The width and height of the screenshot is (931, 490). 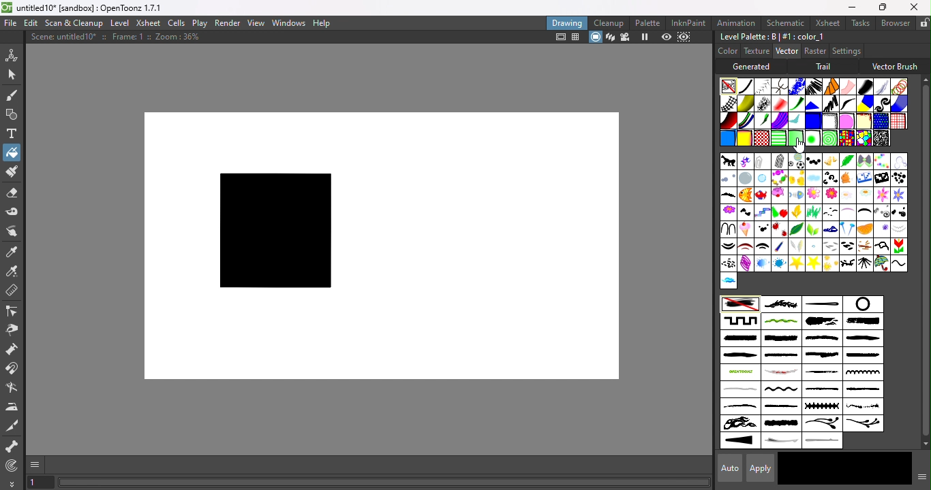 I want to click on rice, so click(x=848, y=246).